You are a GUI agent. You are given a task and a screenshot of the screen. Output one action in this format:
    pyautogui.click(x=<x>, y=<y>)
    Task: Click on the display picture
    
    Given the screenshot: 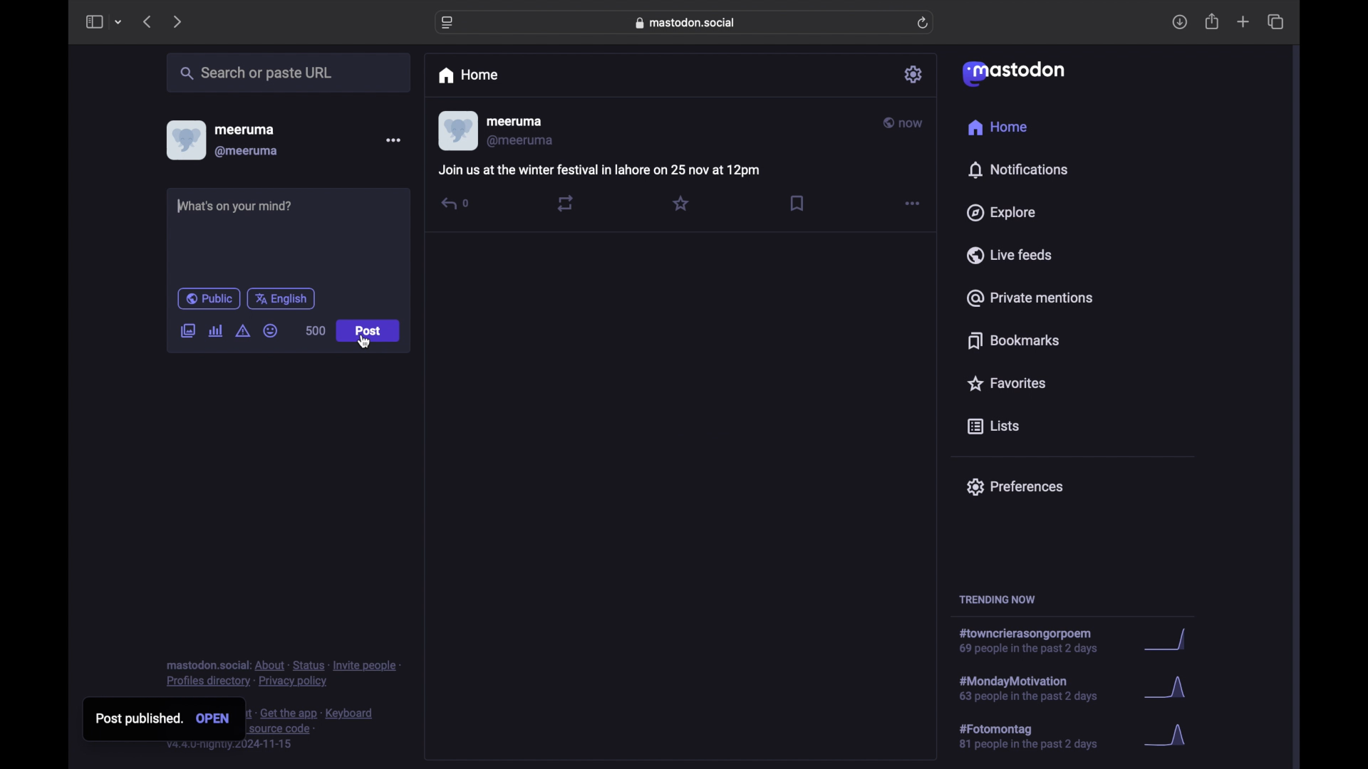 What is the action you would take?
    pyautogui.click(x=457, y=132)
    